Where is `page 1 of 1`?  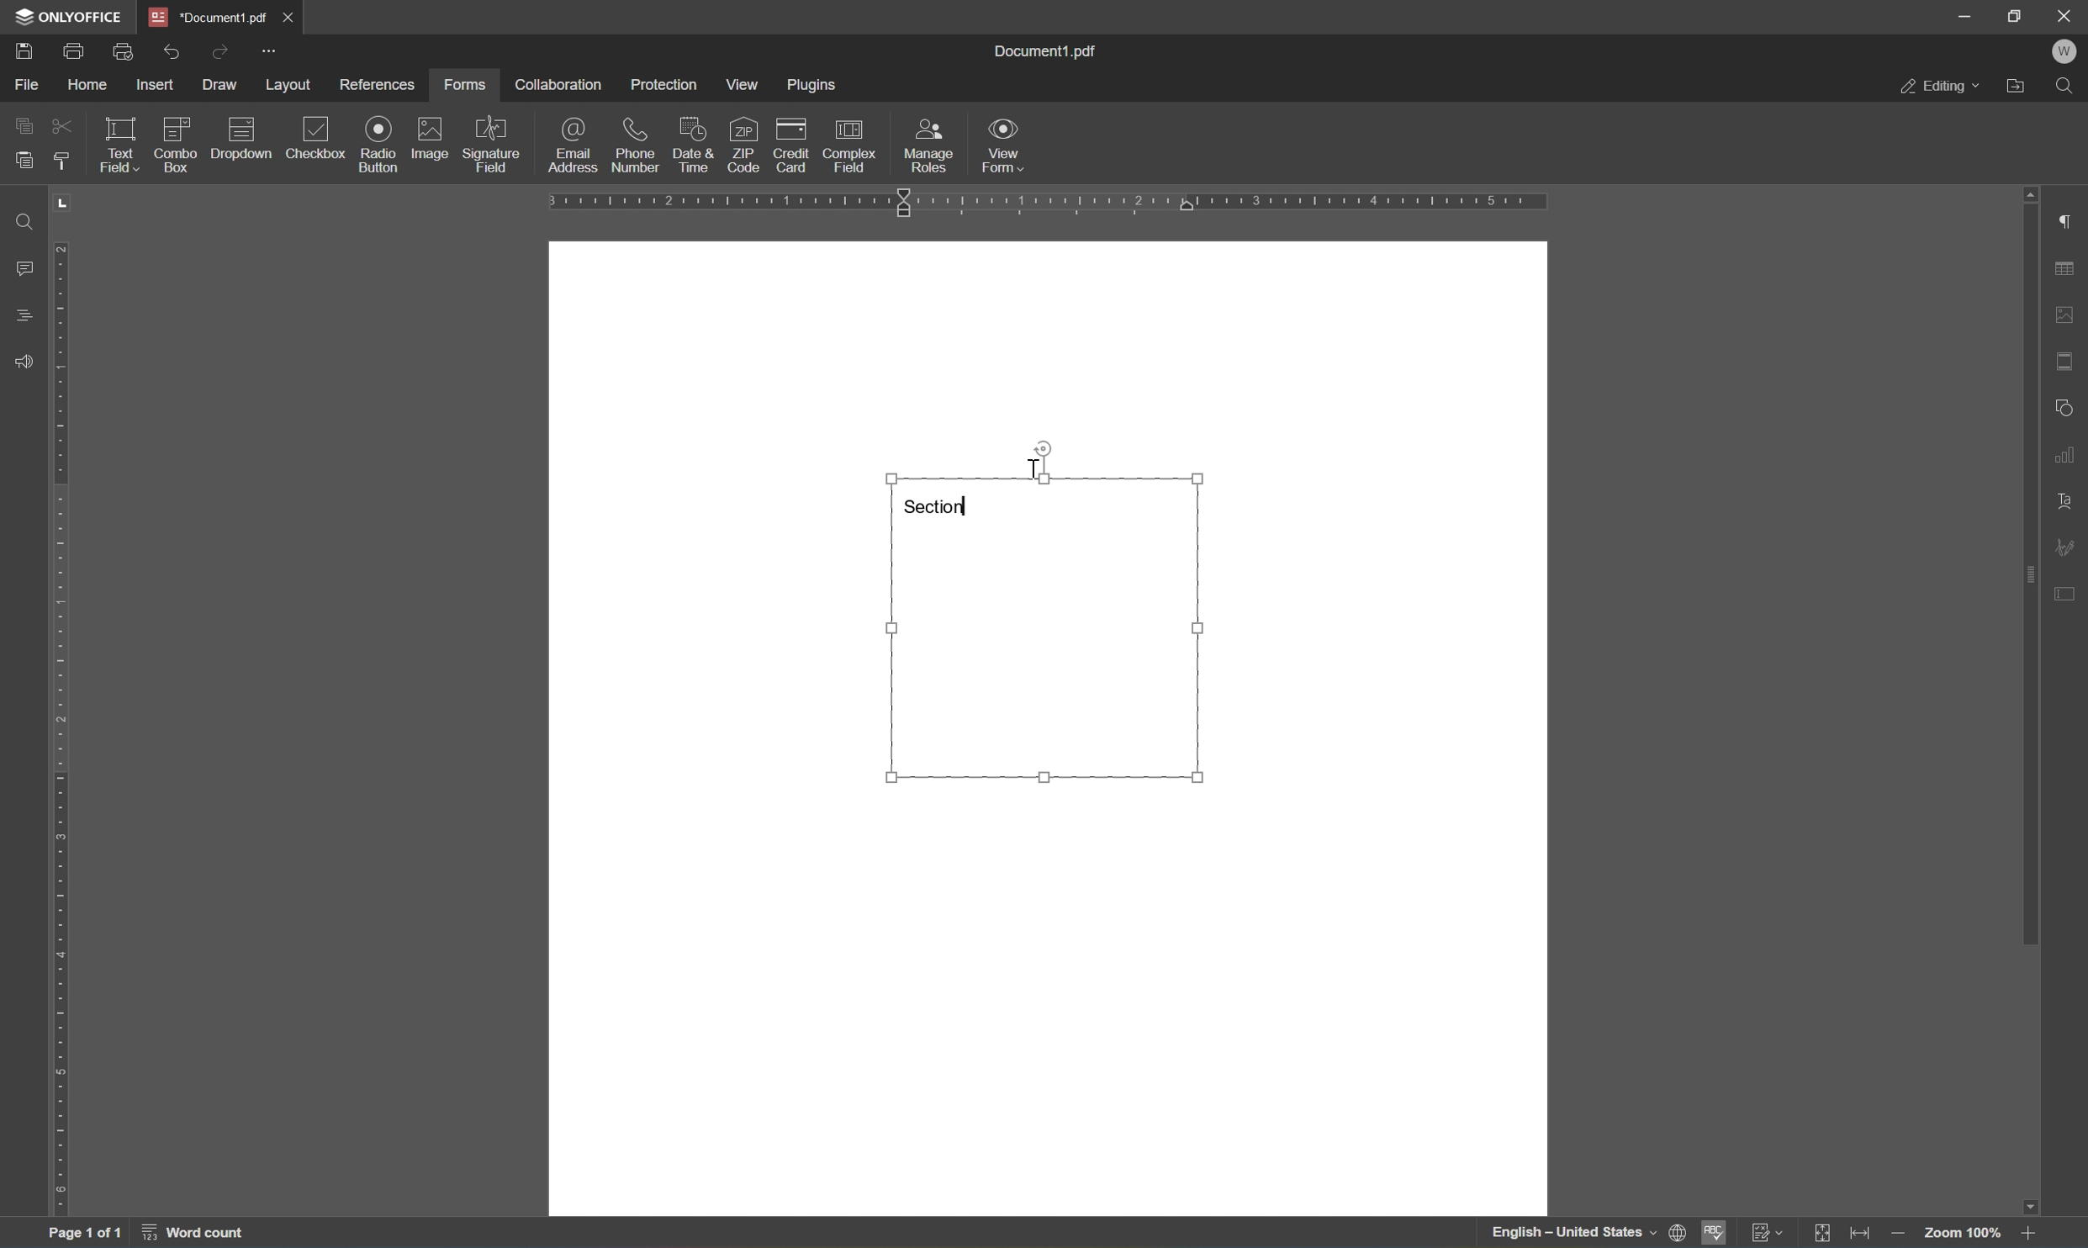 page 1 of 1 is located at coordinates (84, 1235).